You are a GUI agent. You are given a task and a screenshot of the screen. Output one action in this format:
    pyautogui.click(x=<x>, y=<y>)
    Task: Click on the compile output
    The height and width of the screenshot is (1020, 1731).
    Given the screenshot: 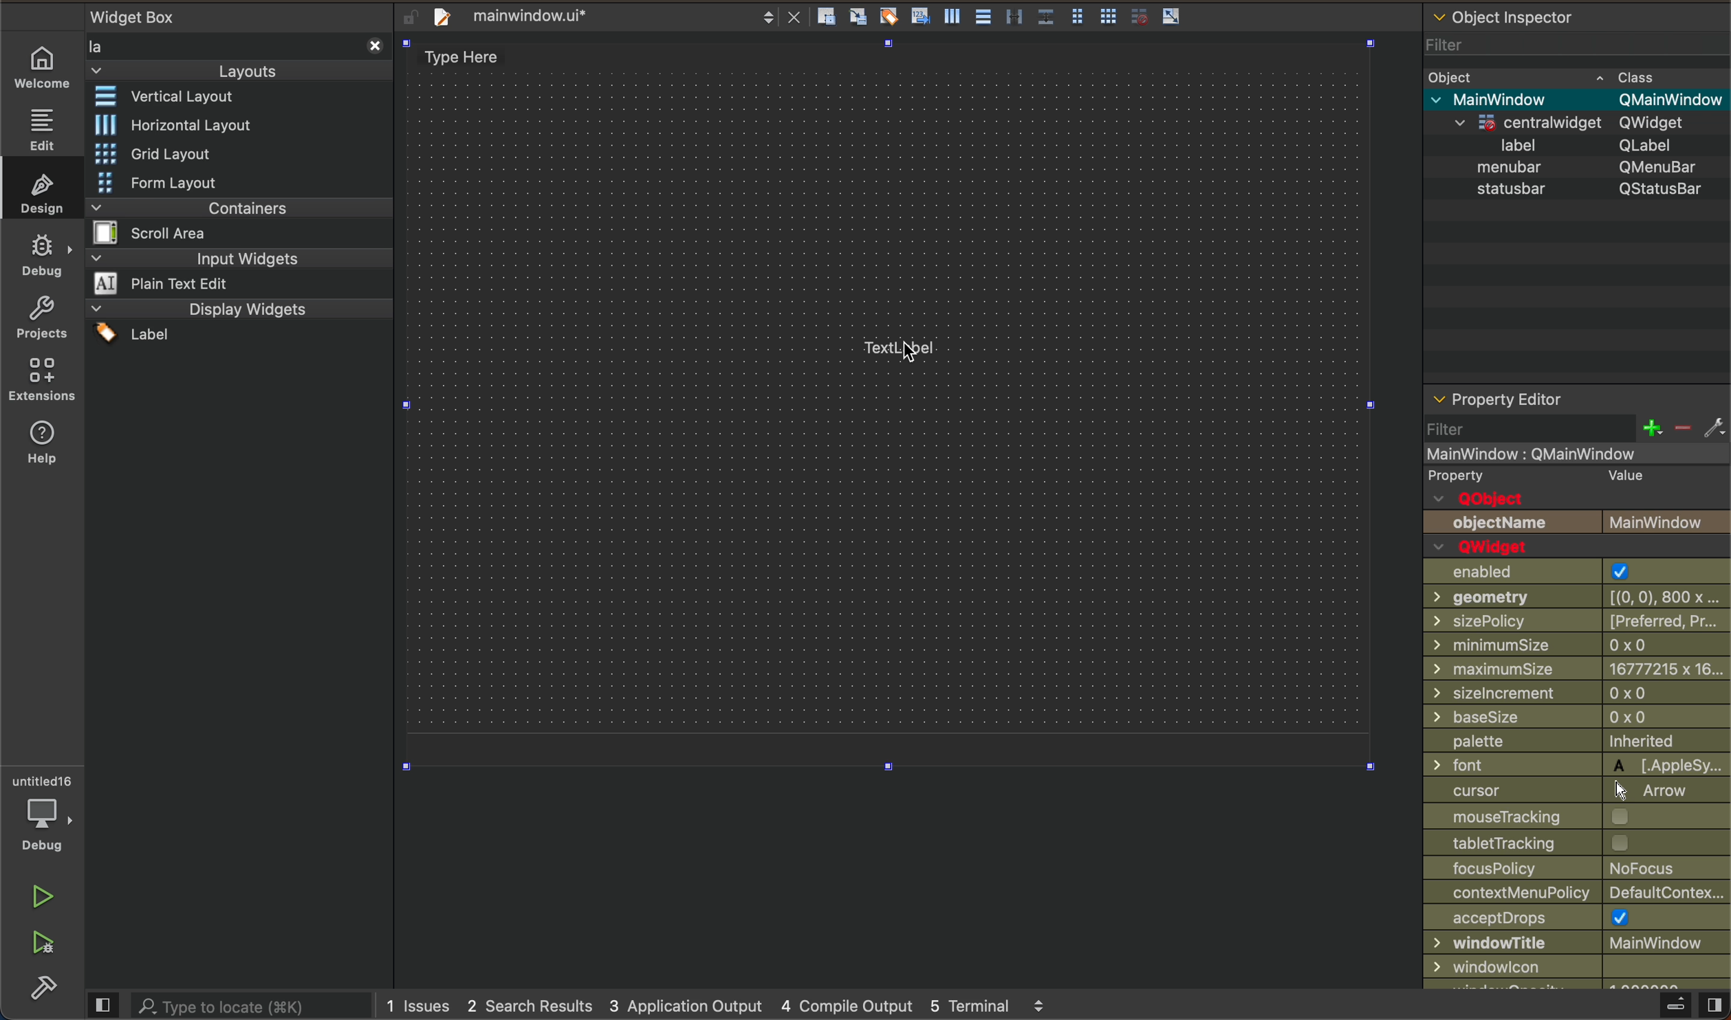 What is the action you would take?
    pyautogui.click(x=845, y=1005)
    